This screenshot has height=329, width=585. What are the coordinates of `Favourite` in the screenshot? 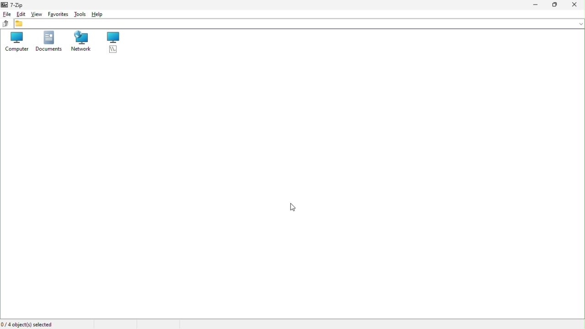 It's located at (59, 15).